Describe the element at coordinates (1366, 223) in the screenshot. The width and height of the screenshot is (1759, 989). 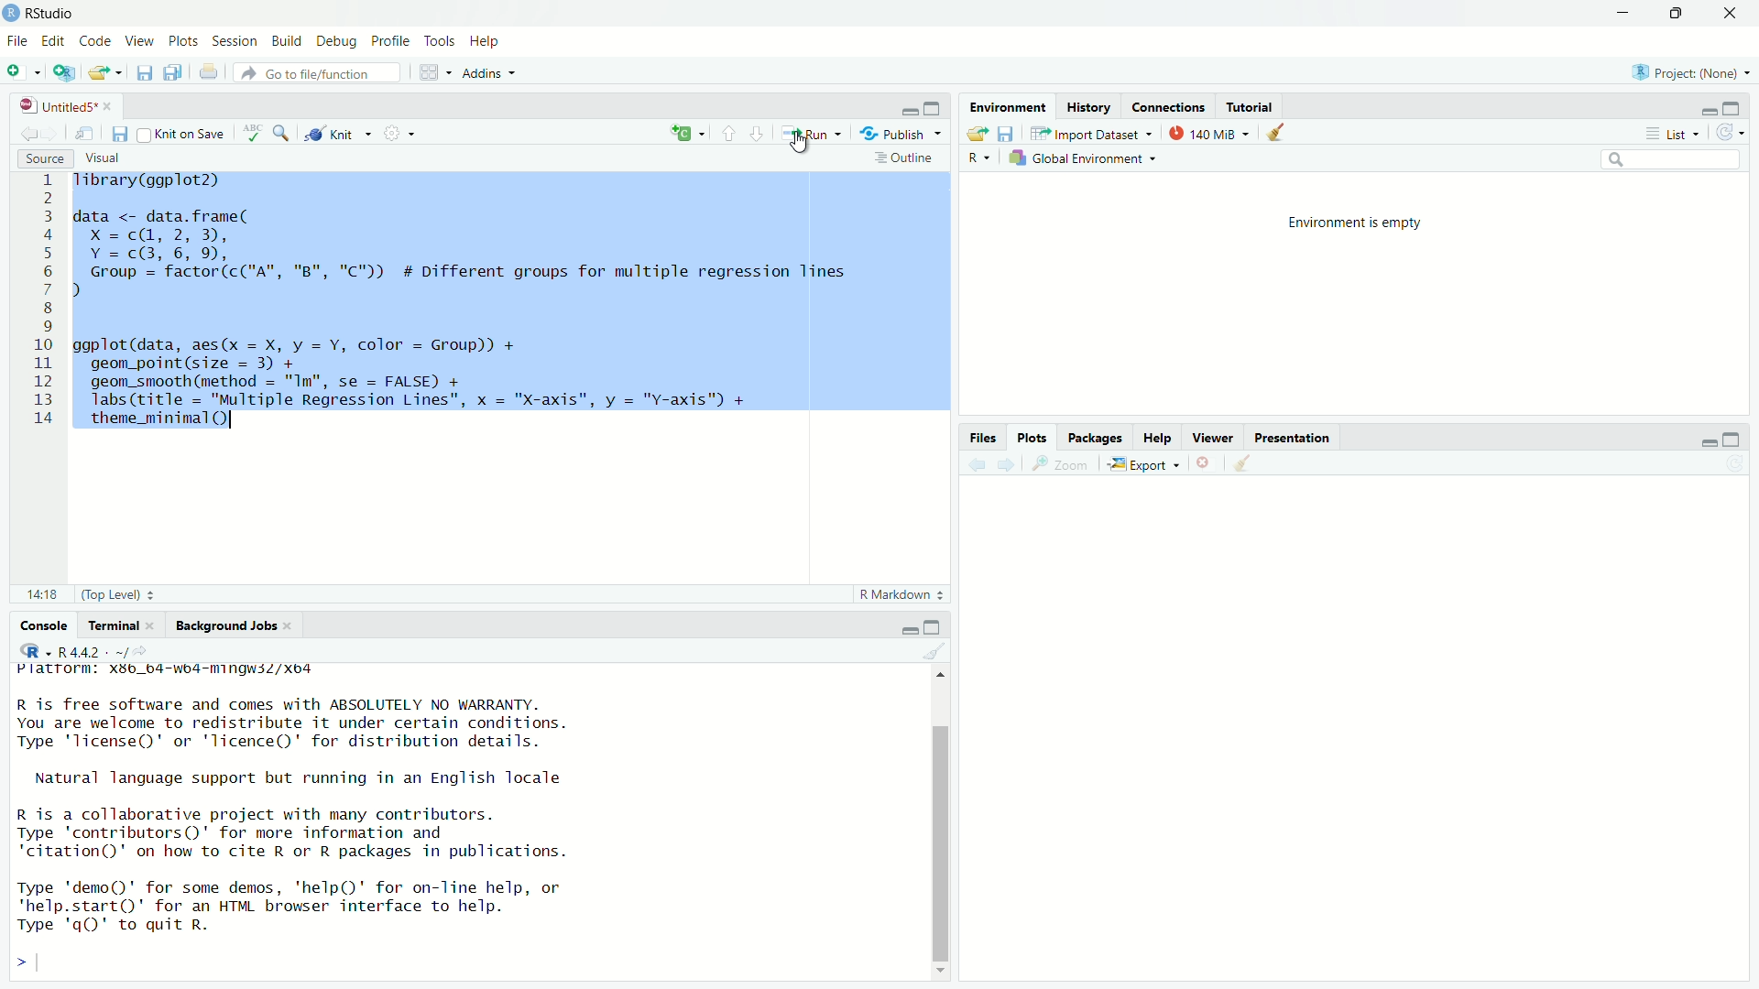
I see `Environment is empty` at that location.